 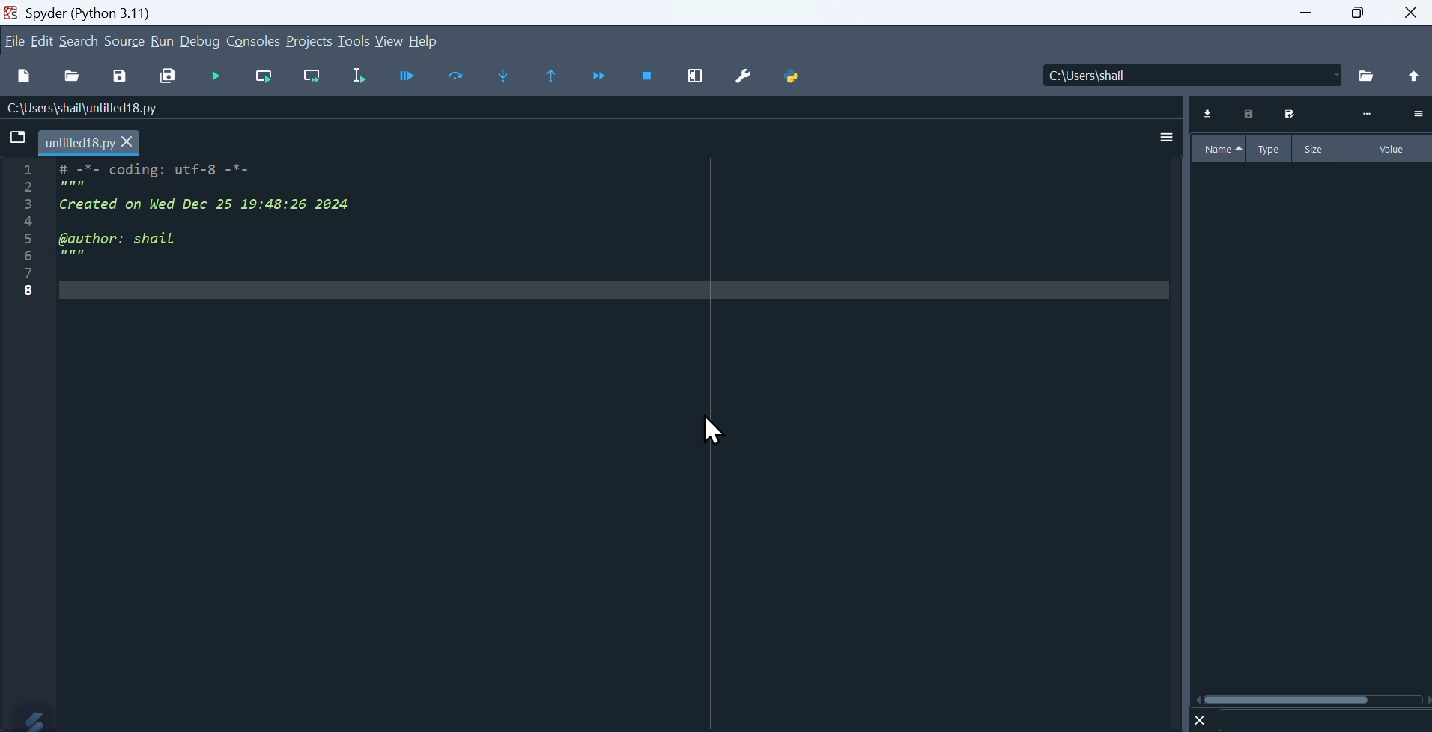 What do you see at coordinates (14, 40) in the screenshot?
I see `File` at bounding box center [14, 40].